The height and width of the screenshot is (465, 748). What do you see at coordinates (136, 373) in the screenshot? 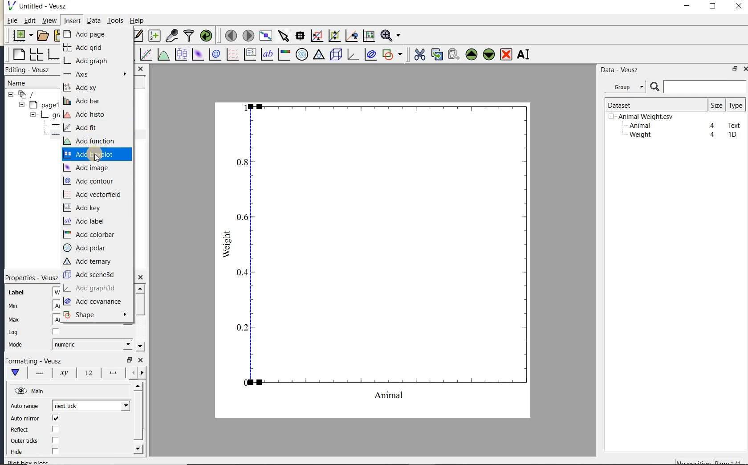
I see `minor ticks` at bounding box center [136, 373].